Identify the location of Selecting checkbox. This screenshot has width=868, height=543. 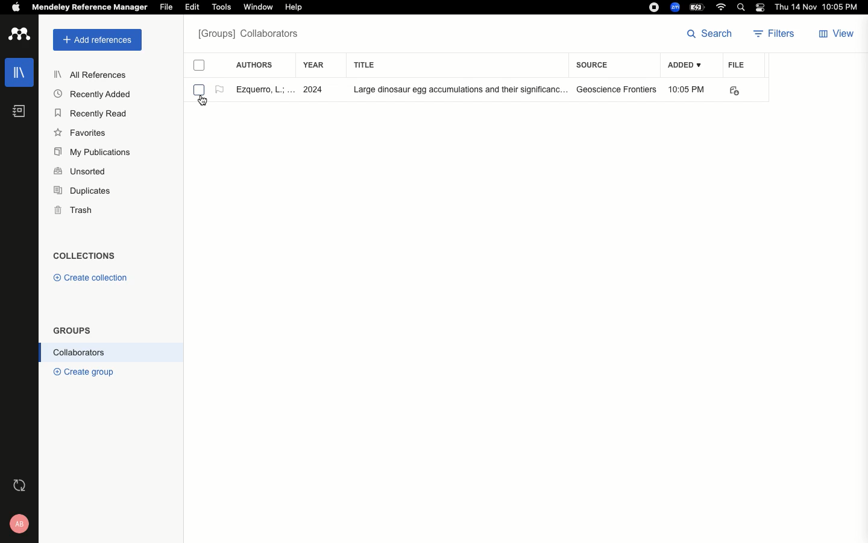
(198, 89).